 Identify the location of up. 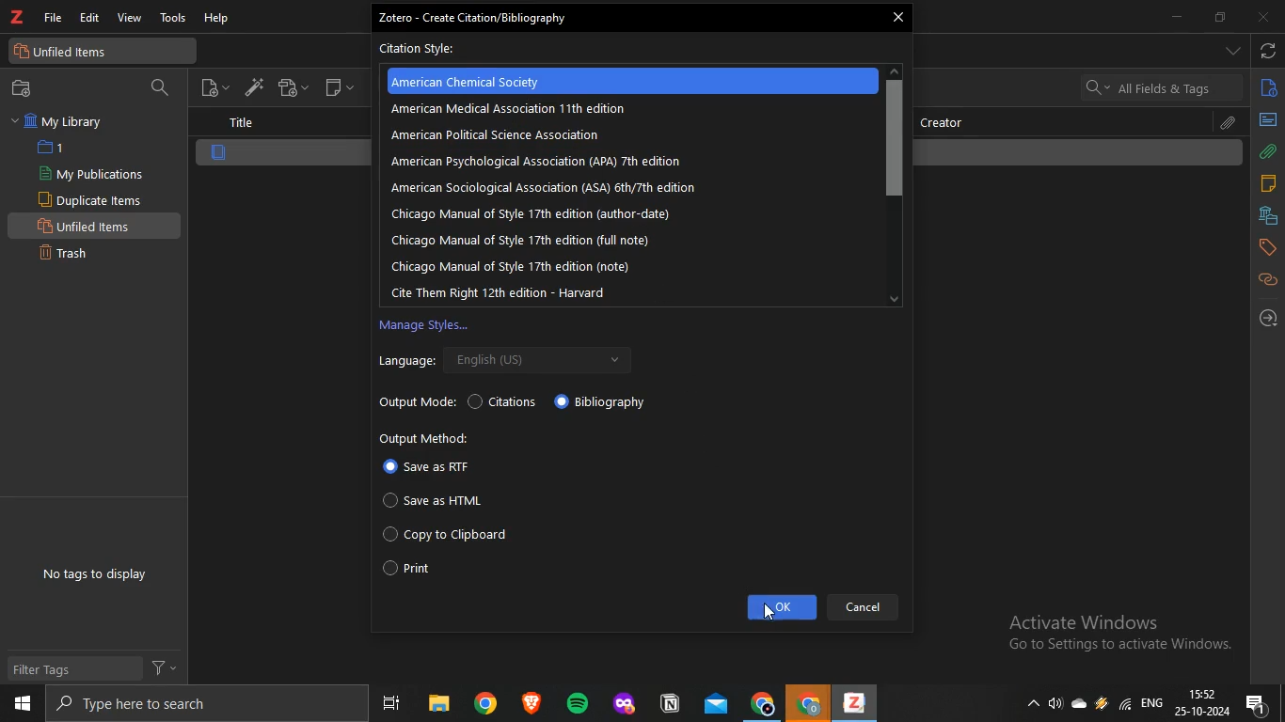
(896, 69).